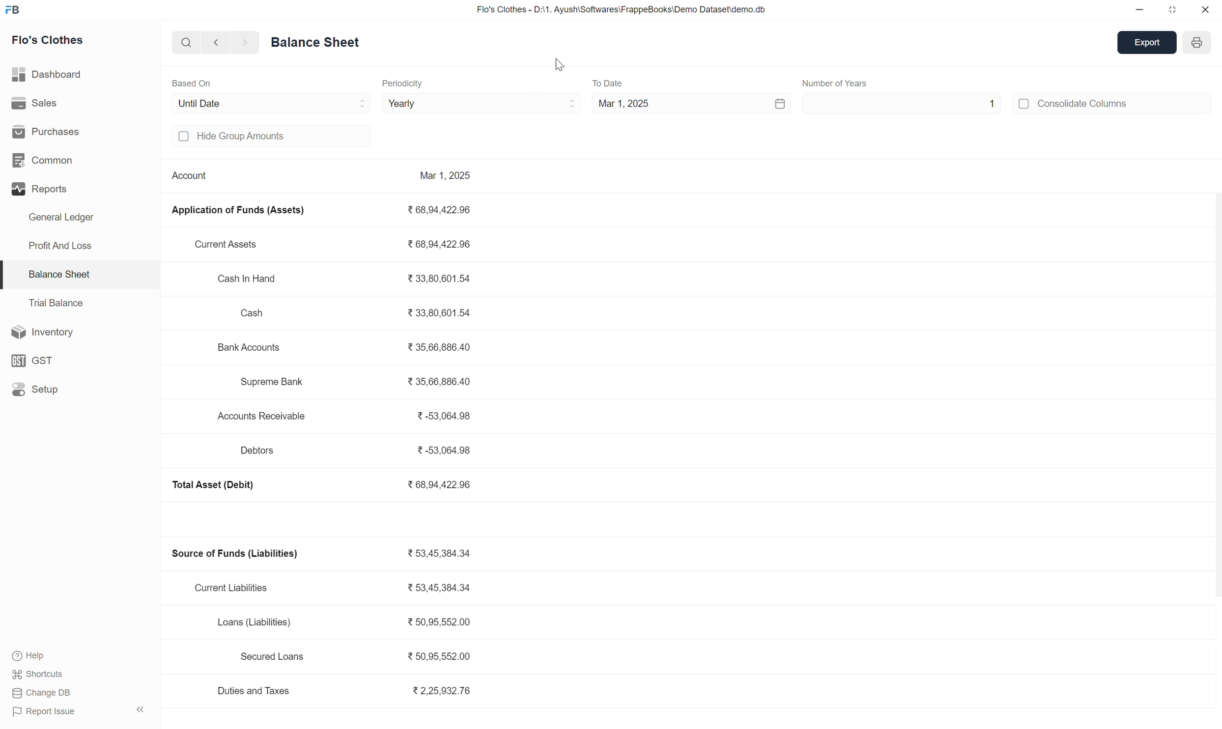 Image resolution: width=1222 pixels, height=729 pixels. I want to click on 35,66,886.40, so click(444, 347).